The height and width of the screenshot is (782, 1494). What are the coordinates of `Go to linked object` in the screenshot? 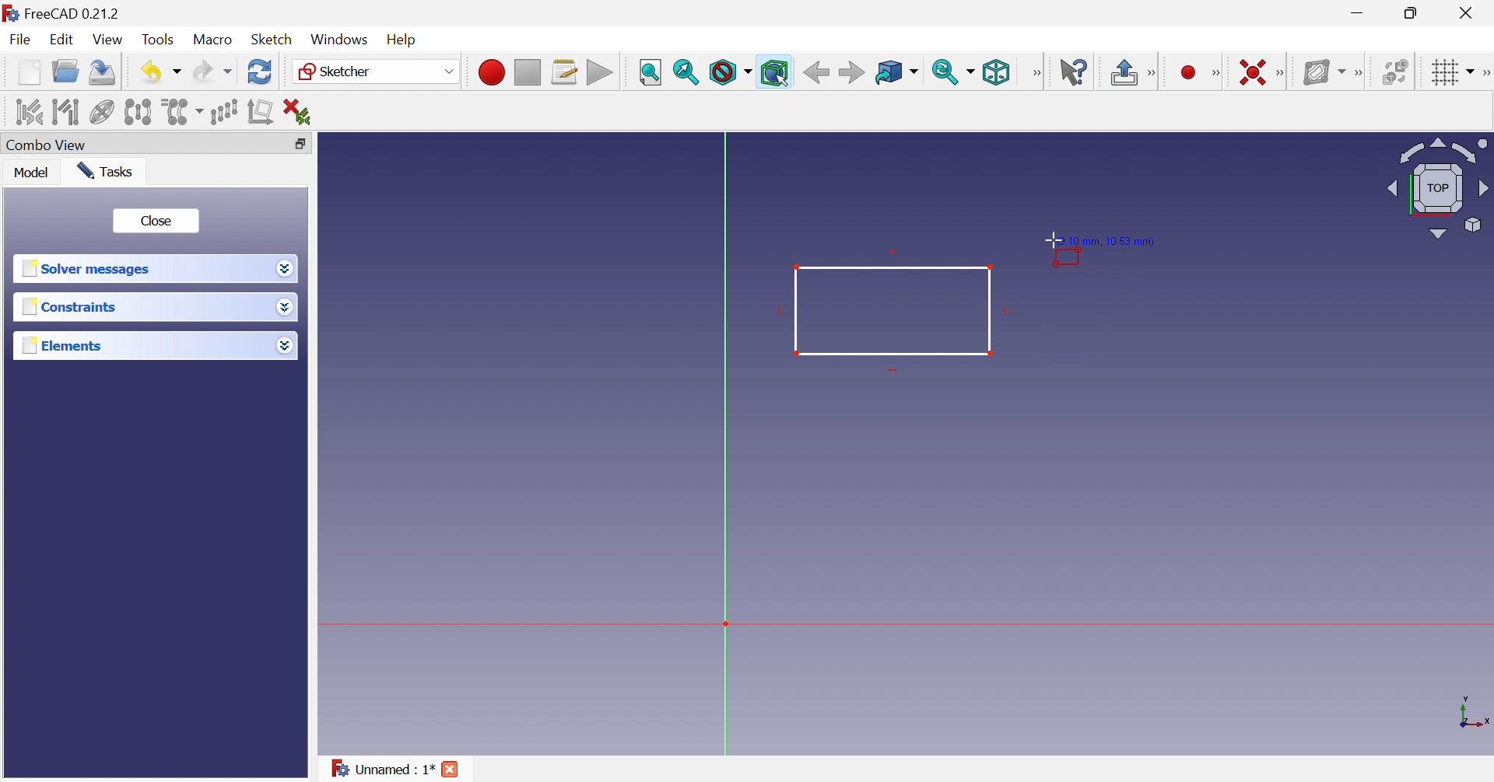 It's located at (896, 73).